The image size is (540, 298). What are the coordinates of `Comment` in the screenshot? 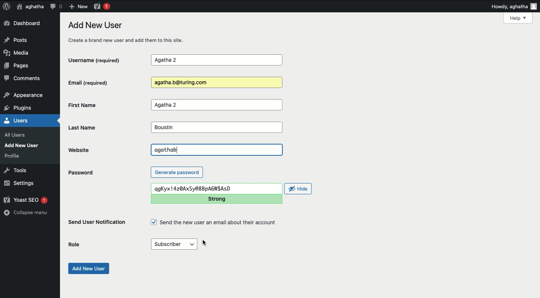 It's located at (56, 6).